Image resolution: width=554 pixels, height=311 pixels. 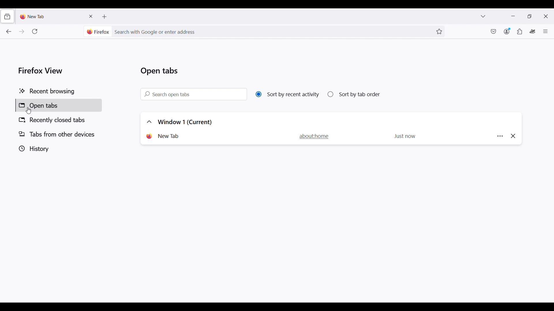 I want to click on Current tab, so click(x=52, y=16).